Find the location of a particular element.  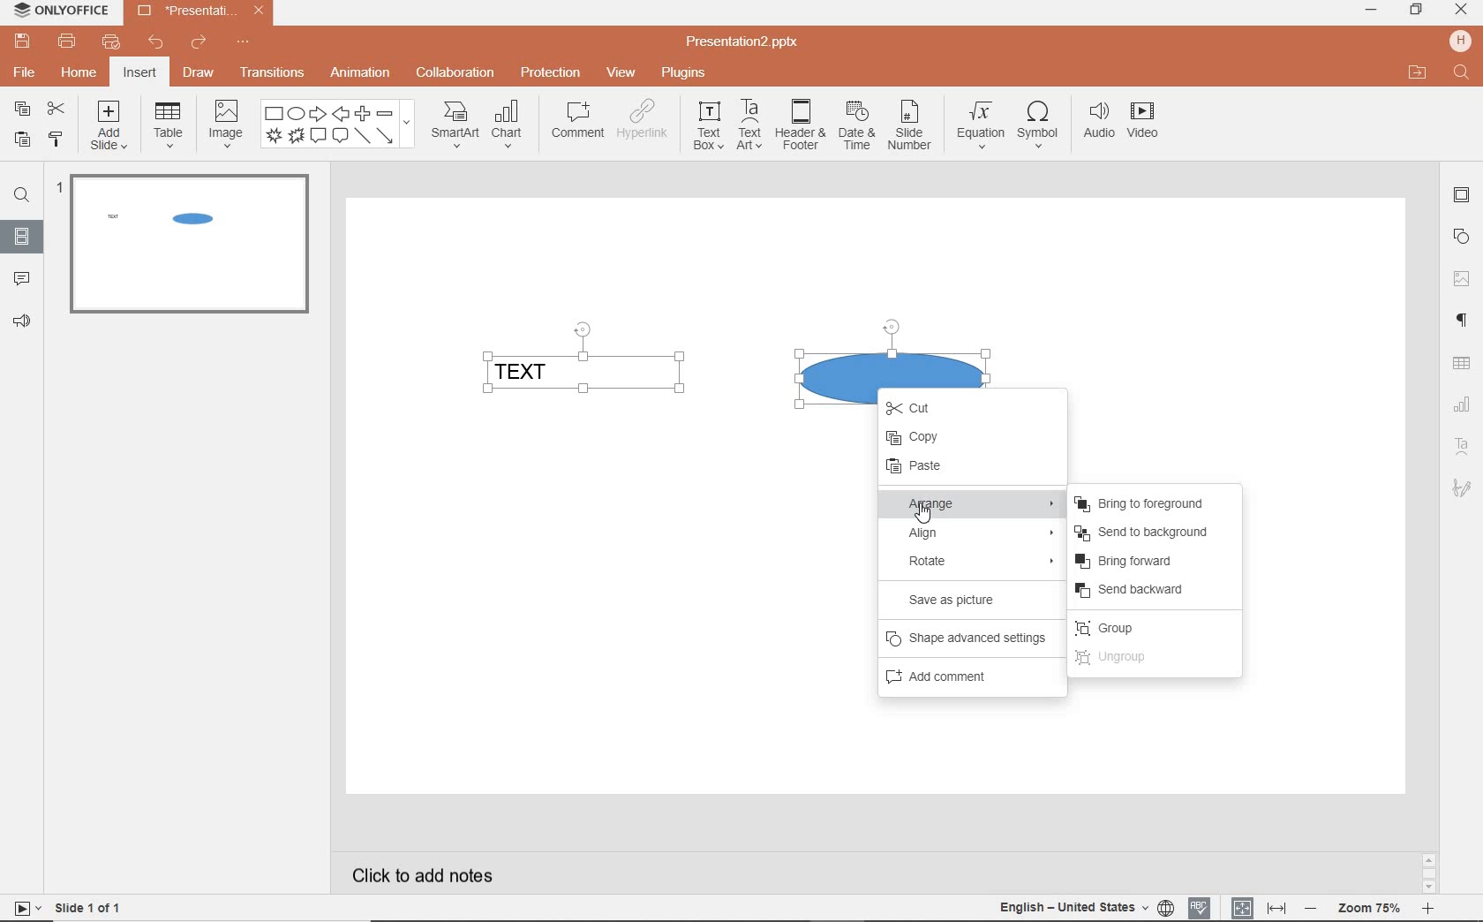

COMMENTS is located at coordinates (20, 275).